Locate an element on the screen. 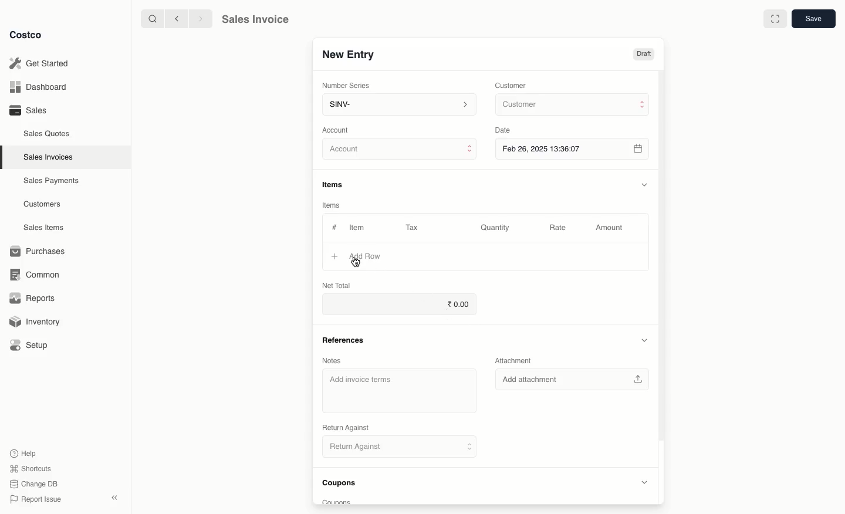 The width and height of the screenshot is (845, 514). Customer is located at coordinates (512, 84).